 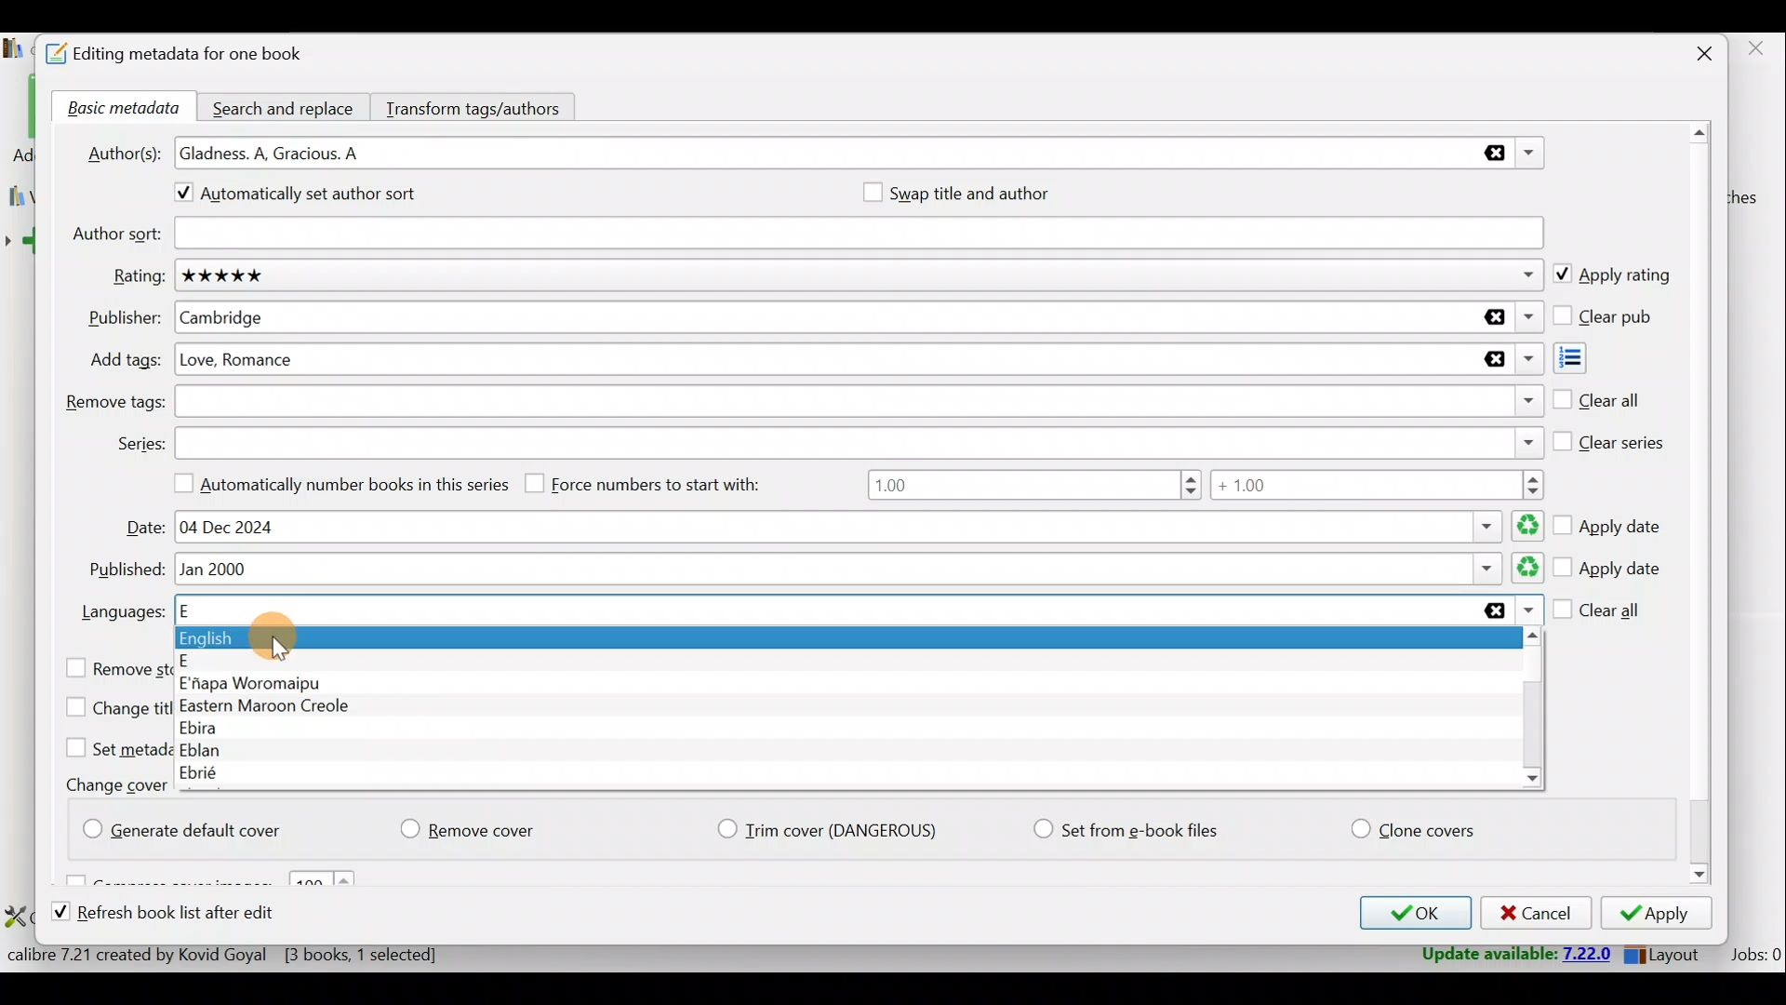 I want to click on Remove tags:, so click(x=113, y=403).